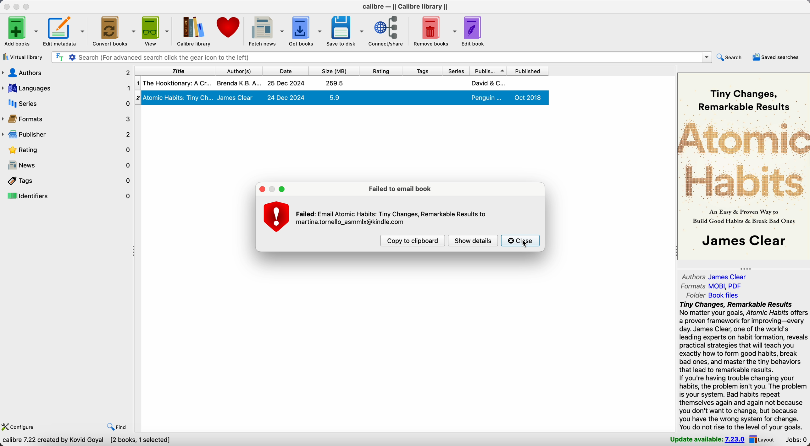 The width and height of the screenshot is (810, 446). I want to click on identifiers, so click(67, 196).